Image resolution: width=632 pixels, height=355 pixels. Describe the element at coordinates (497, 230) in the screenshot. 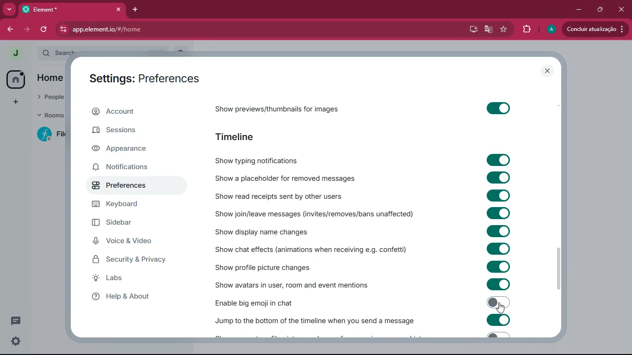

I see `toggle on ` at that location.